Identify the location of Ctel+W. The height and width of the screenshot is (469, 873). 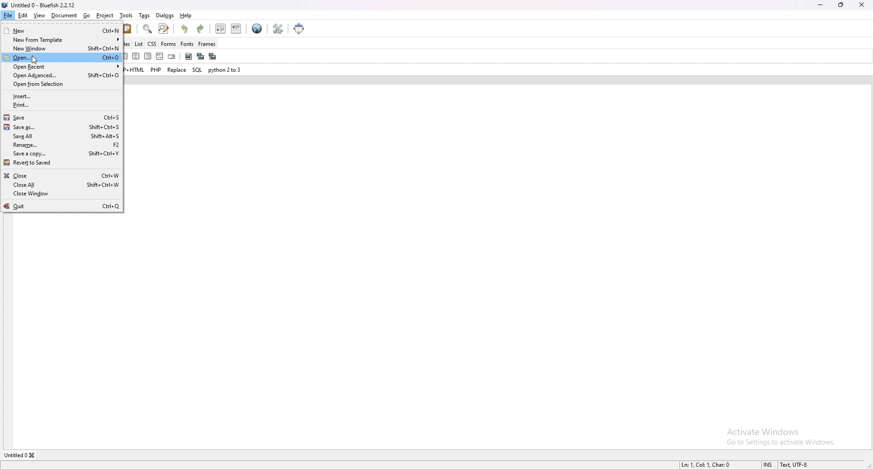
(109, 175).